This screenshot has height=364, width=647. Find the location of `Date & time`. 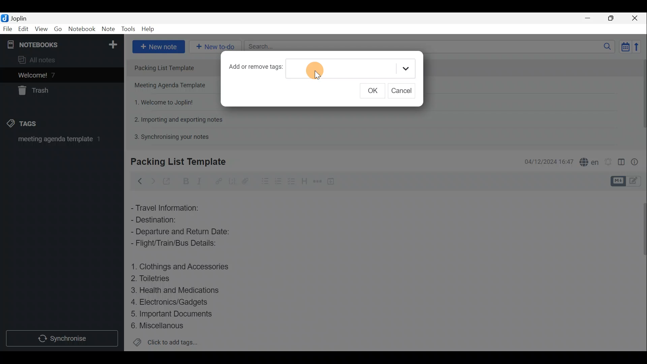

Date & time is located at coordinates (549, 161).